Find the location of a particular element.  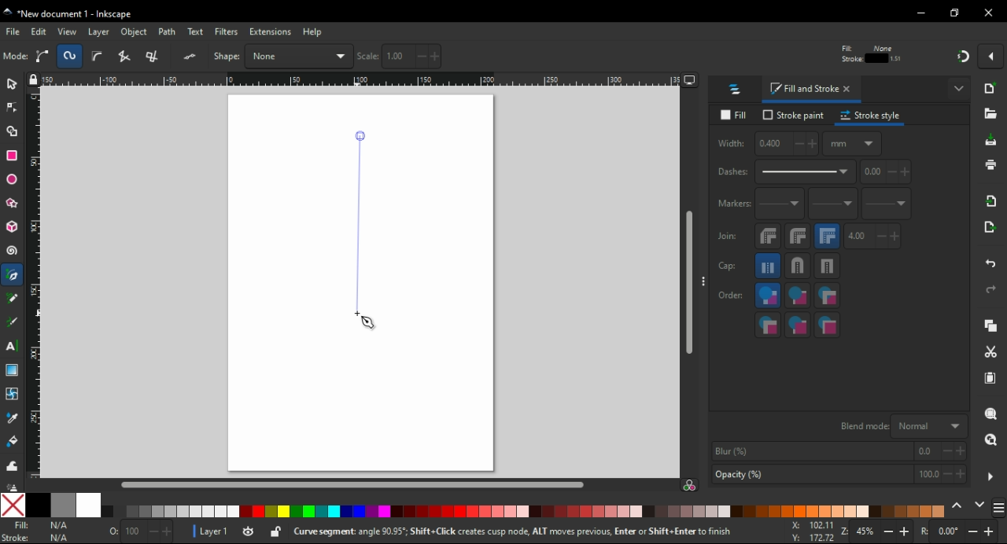

restore is located at coordinates (957, 13).